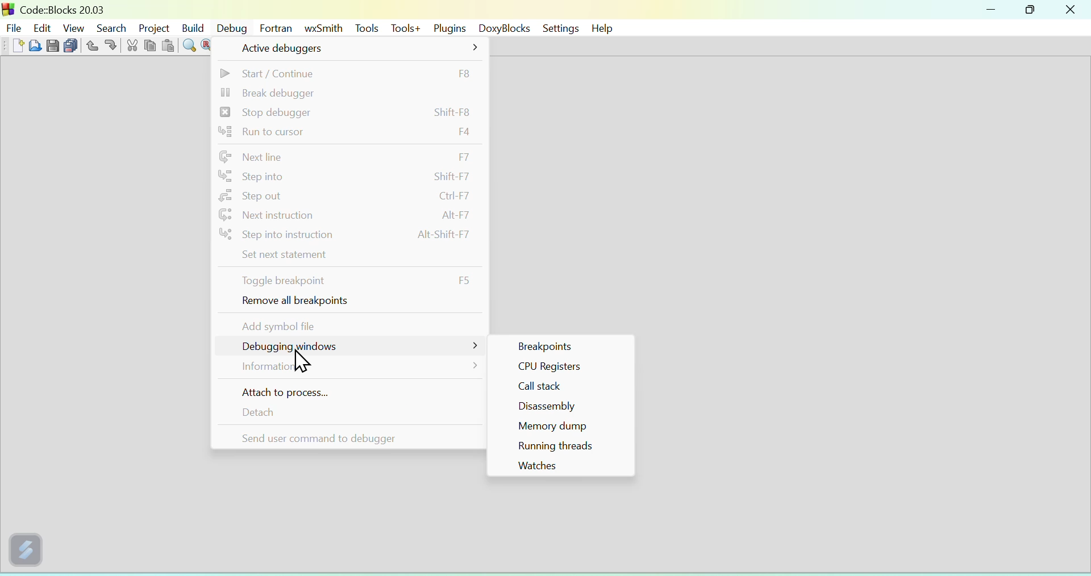 The height and width of the screenshot is (576, 1091). Describe the element at coordinates (188, 46) in the screenshot. I see `find` at that location.